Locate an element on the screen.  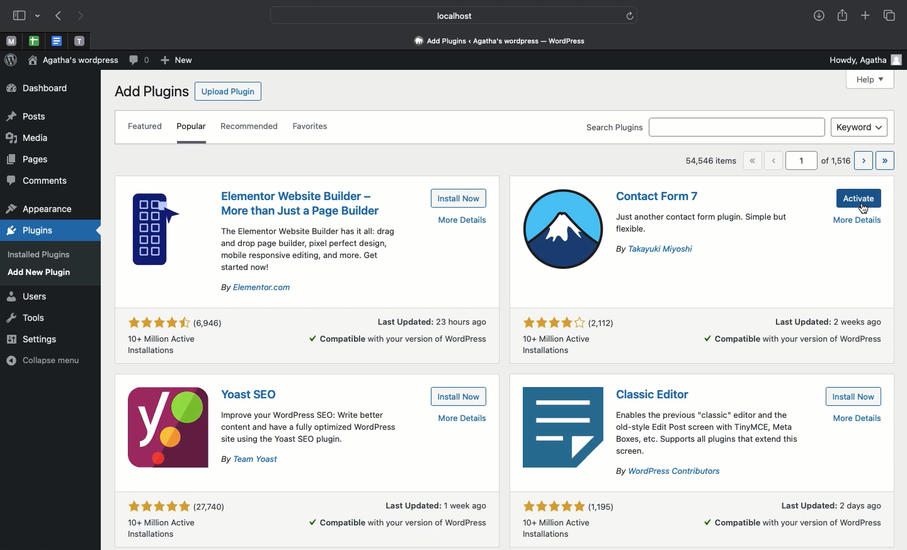
Activate is located at coordinates (858, 199).